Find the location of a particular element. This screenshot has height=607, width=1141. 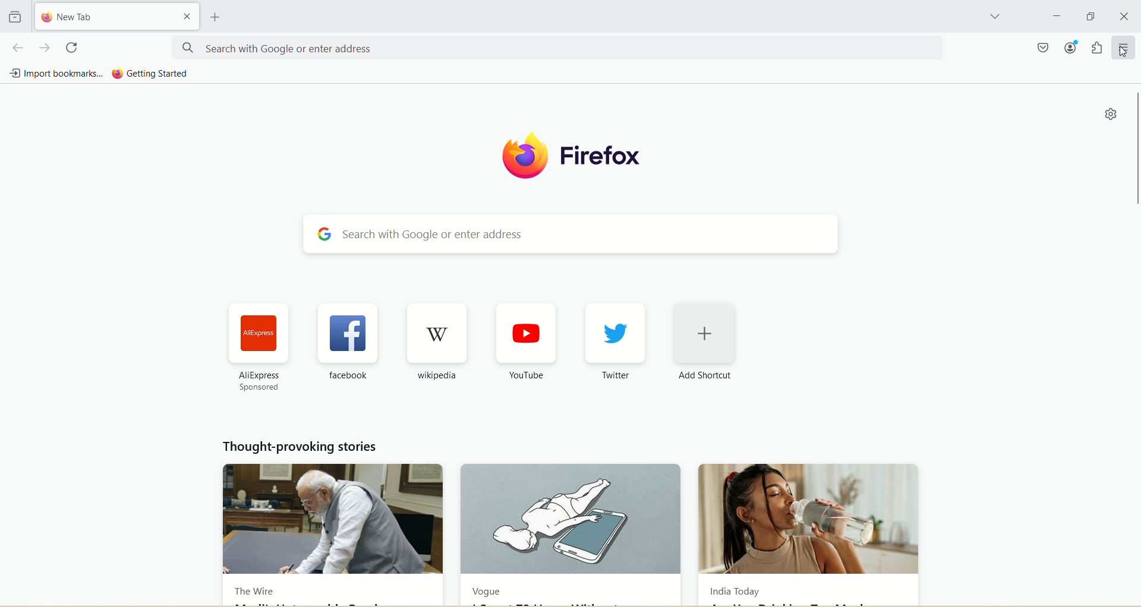

wikipedia is located at coordinates (437, 334).